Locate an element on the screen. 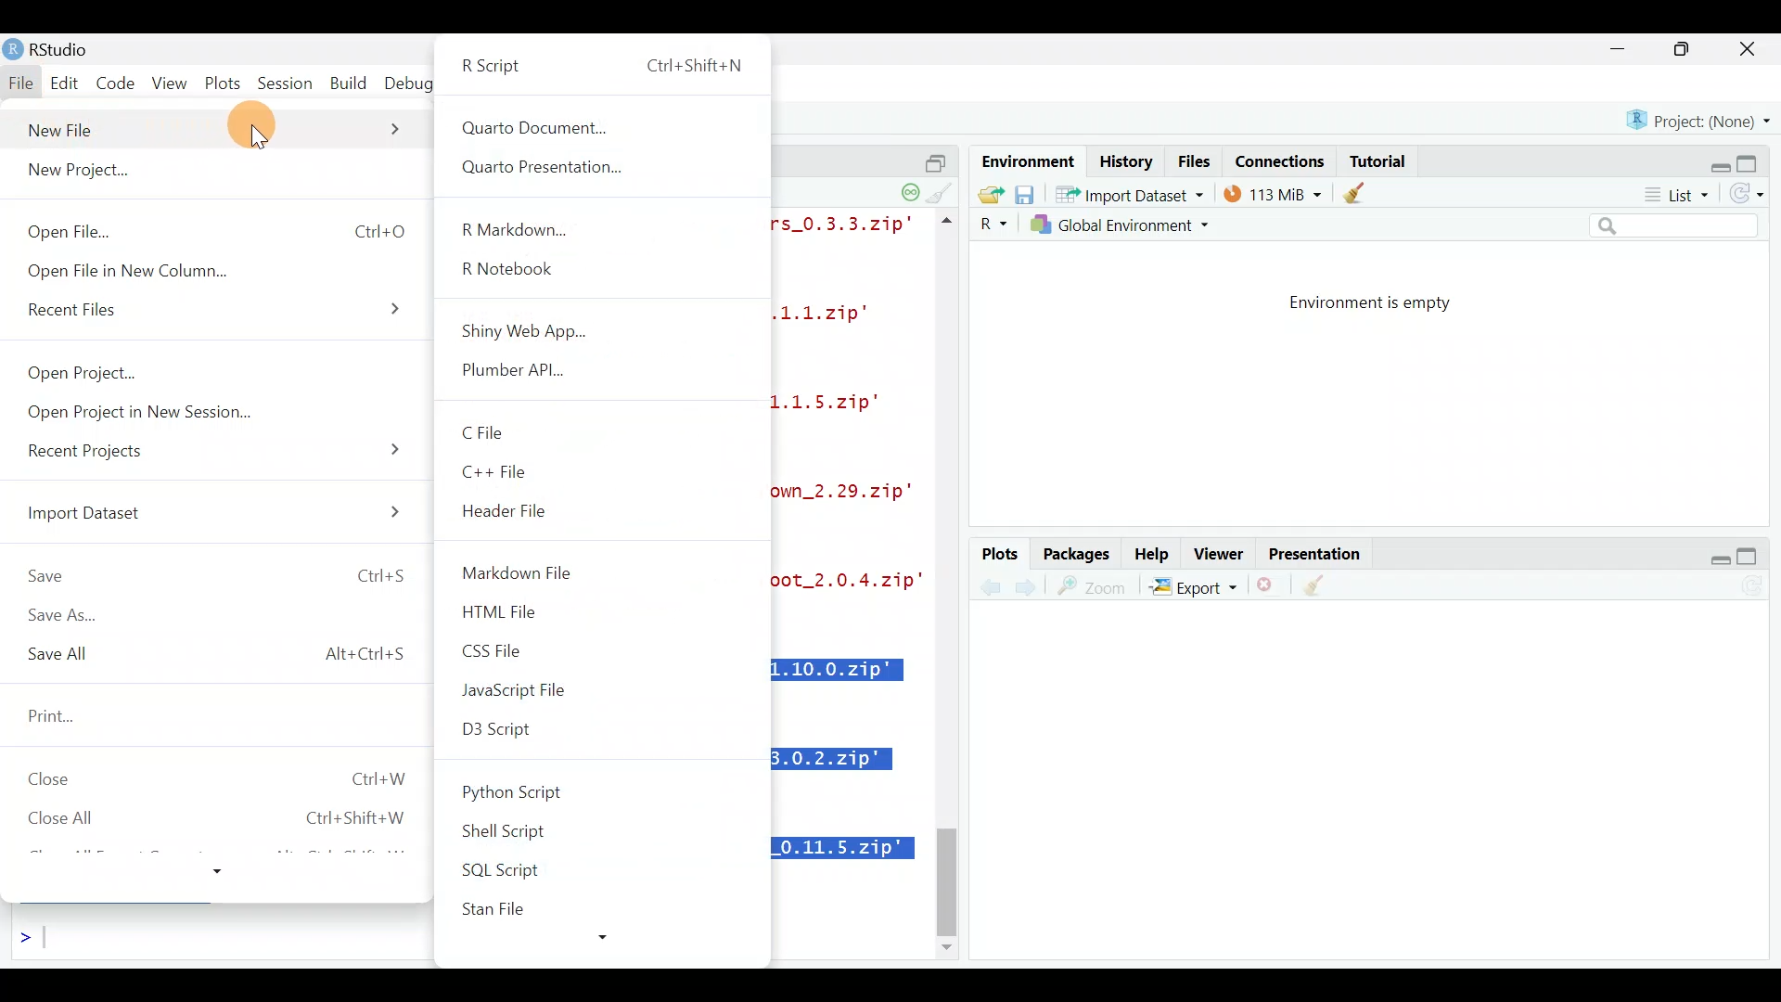 The width and height of the screenshot is (1781, 1002). next plot is located at coordinates (990, 587).